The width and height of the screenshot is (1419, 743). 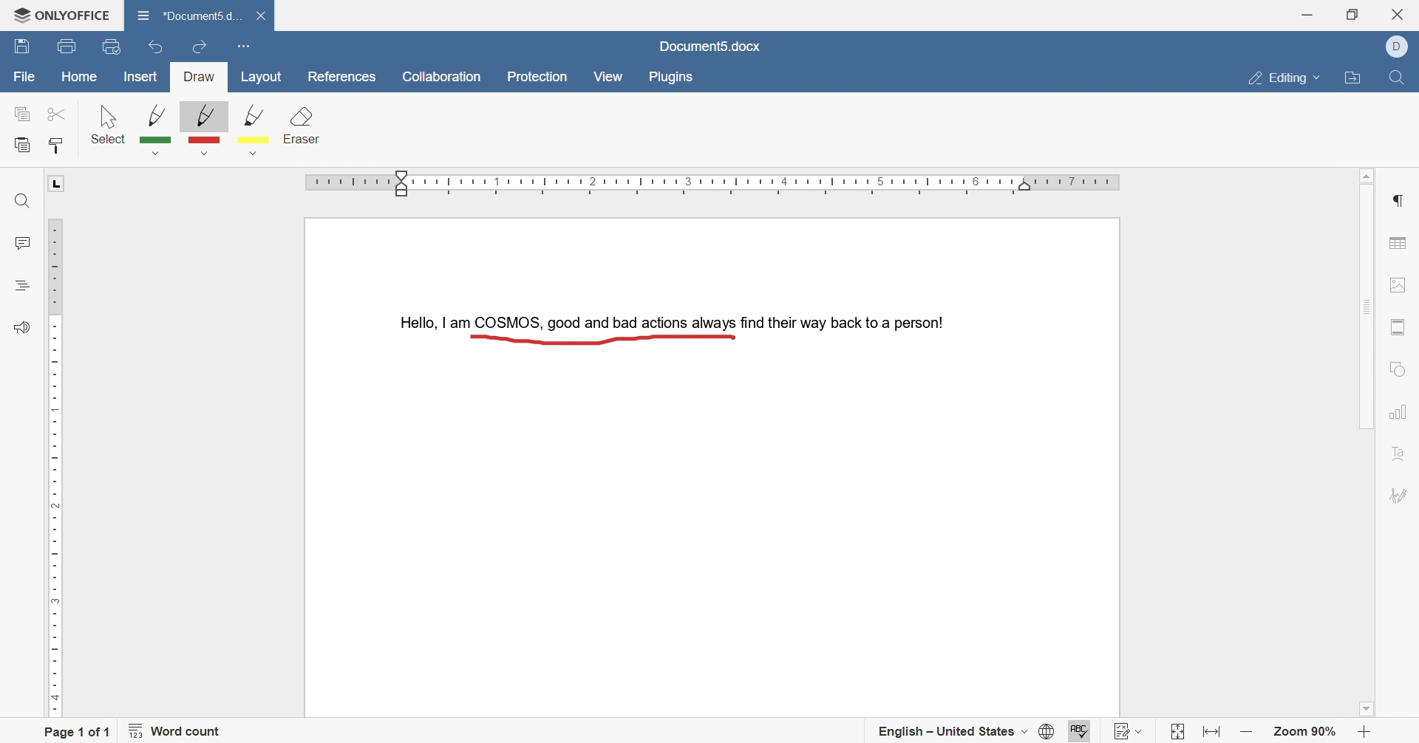 What do you see at coordinates (1214, 735) in the screenshot?
I see `fit to width` at bounding box center [1214, 735].